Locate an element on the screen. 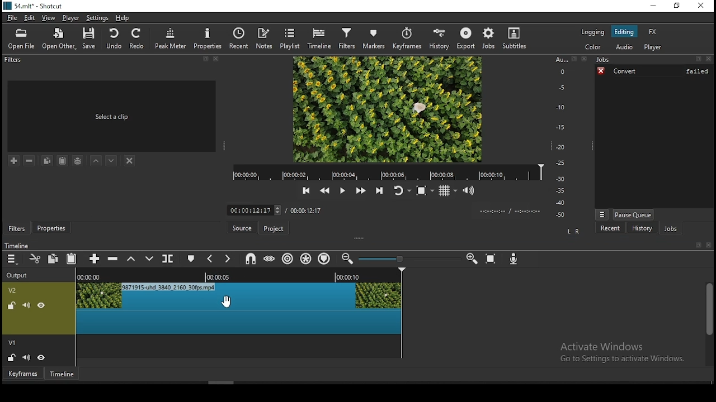 The width and height of the screenshot is (716, 402). skip to the next point is located at coordinates (381, 192).